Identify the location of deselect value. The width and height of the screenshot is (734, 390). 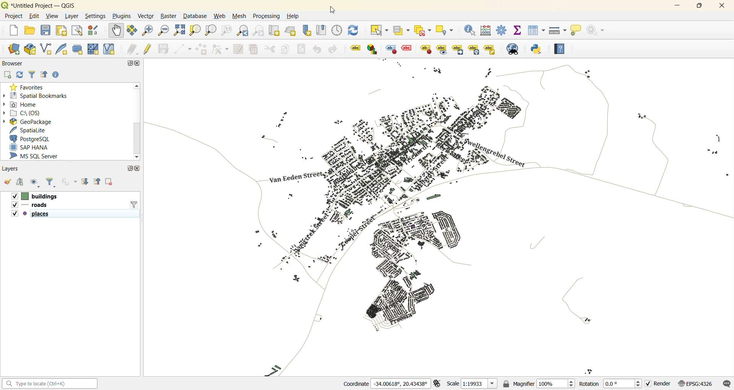
(424, 31).